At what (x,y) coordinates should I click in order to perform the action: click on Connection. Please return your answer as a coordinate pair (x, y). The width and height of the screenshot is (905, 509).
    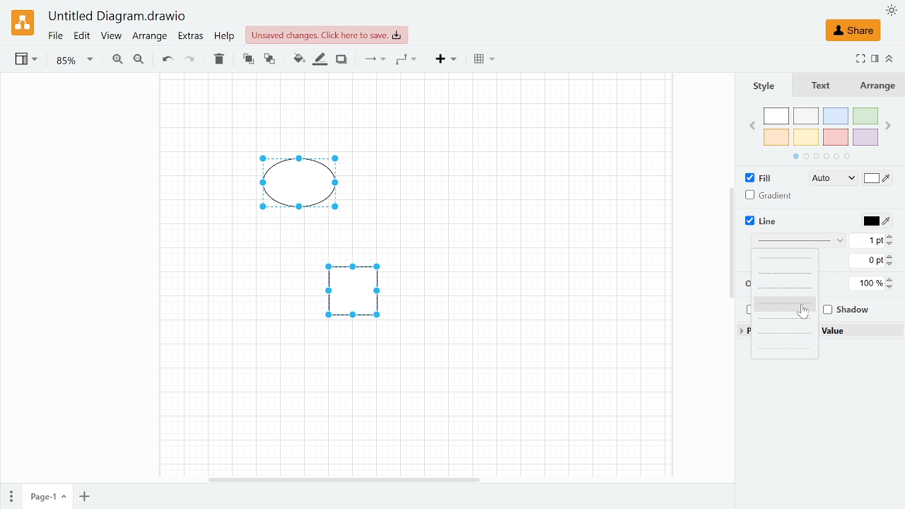
    Looking at the image, I should click on (374, 60).